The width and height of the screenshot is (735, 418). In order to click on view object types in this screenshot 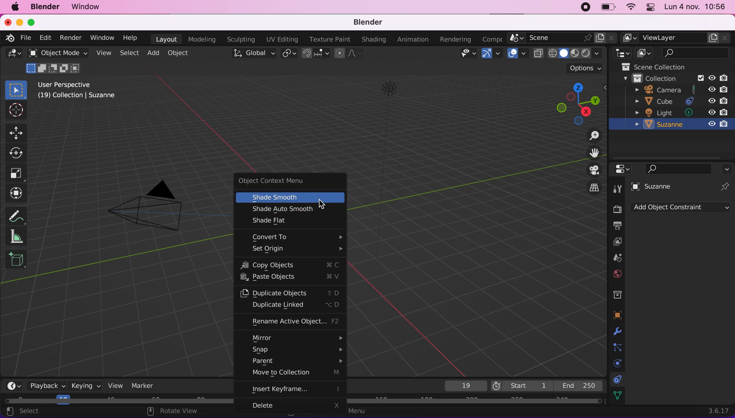, I will do `click(466, 54)`.